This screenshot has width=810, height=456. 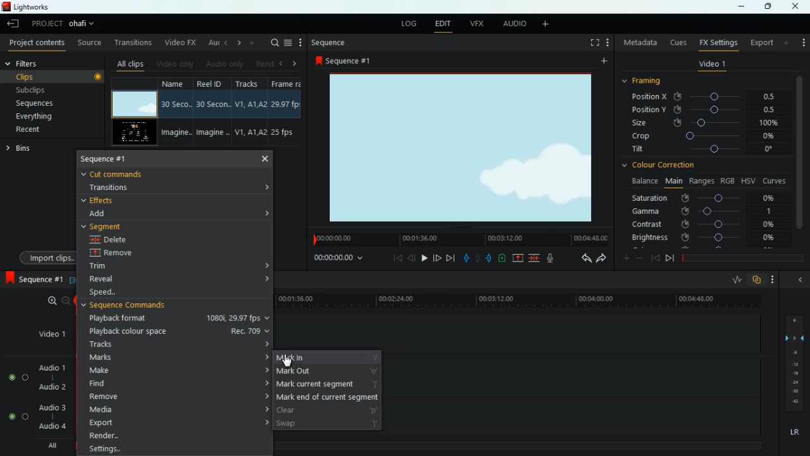 What do you see at coordinates (664, 166) in the screenshot?
I see `colour correction` at bounding box center [664, 166].